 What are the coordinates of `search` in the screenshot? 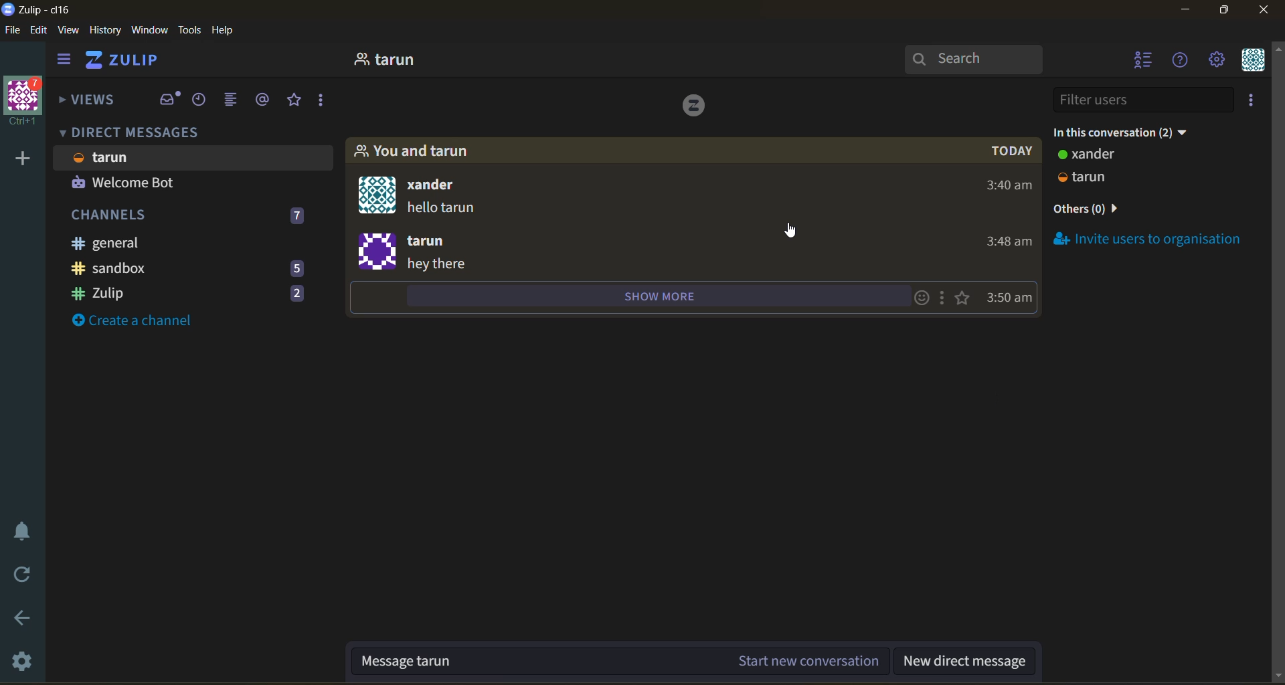 It's located at (975, 60).